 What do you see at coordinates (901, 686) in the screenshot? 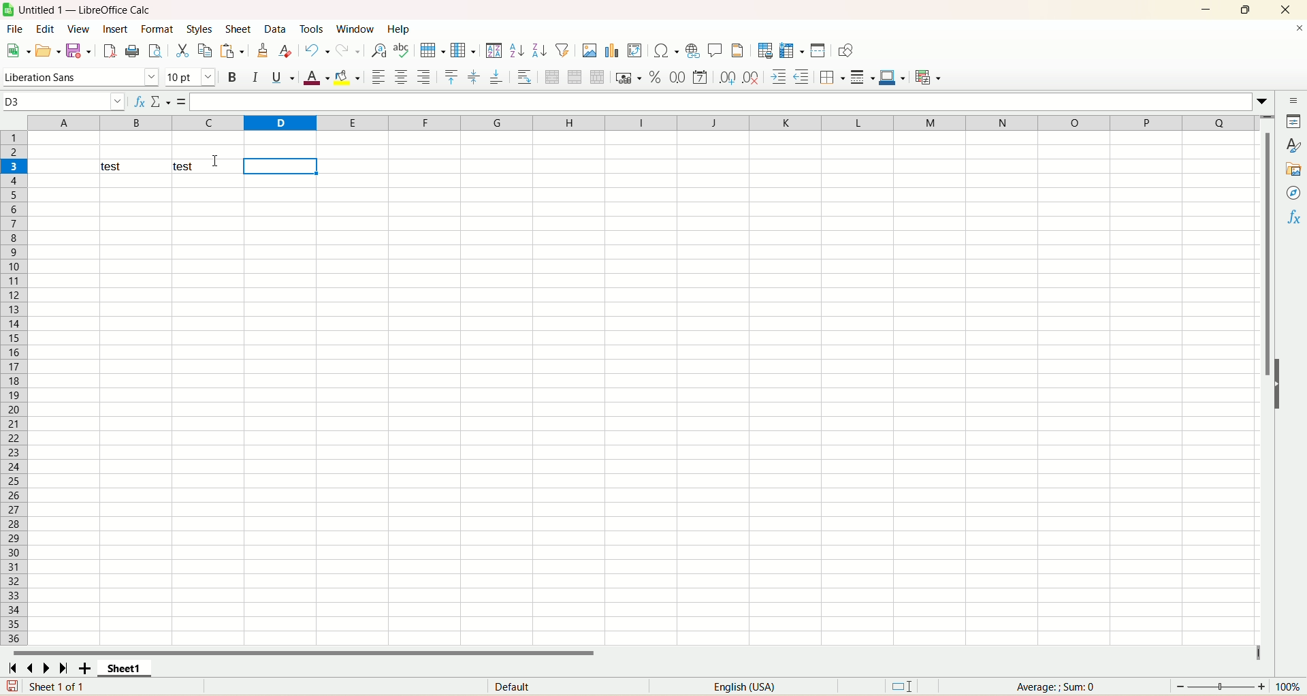
I see `default selection` at bounding box center [901, 686].